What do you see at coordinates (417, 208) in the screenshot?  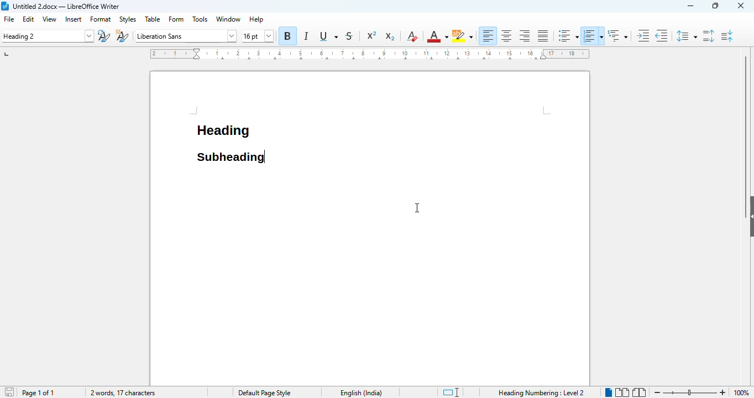 I see `cursor` at bounding box center [417, 208].